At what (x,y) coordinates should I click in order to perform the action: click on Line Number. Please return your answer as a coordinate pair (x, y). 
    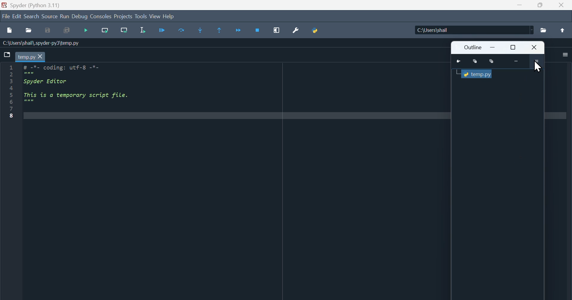
    Looking at the image, I should click on (12, 92).